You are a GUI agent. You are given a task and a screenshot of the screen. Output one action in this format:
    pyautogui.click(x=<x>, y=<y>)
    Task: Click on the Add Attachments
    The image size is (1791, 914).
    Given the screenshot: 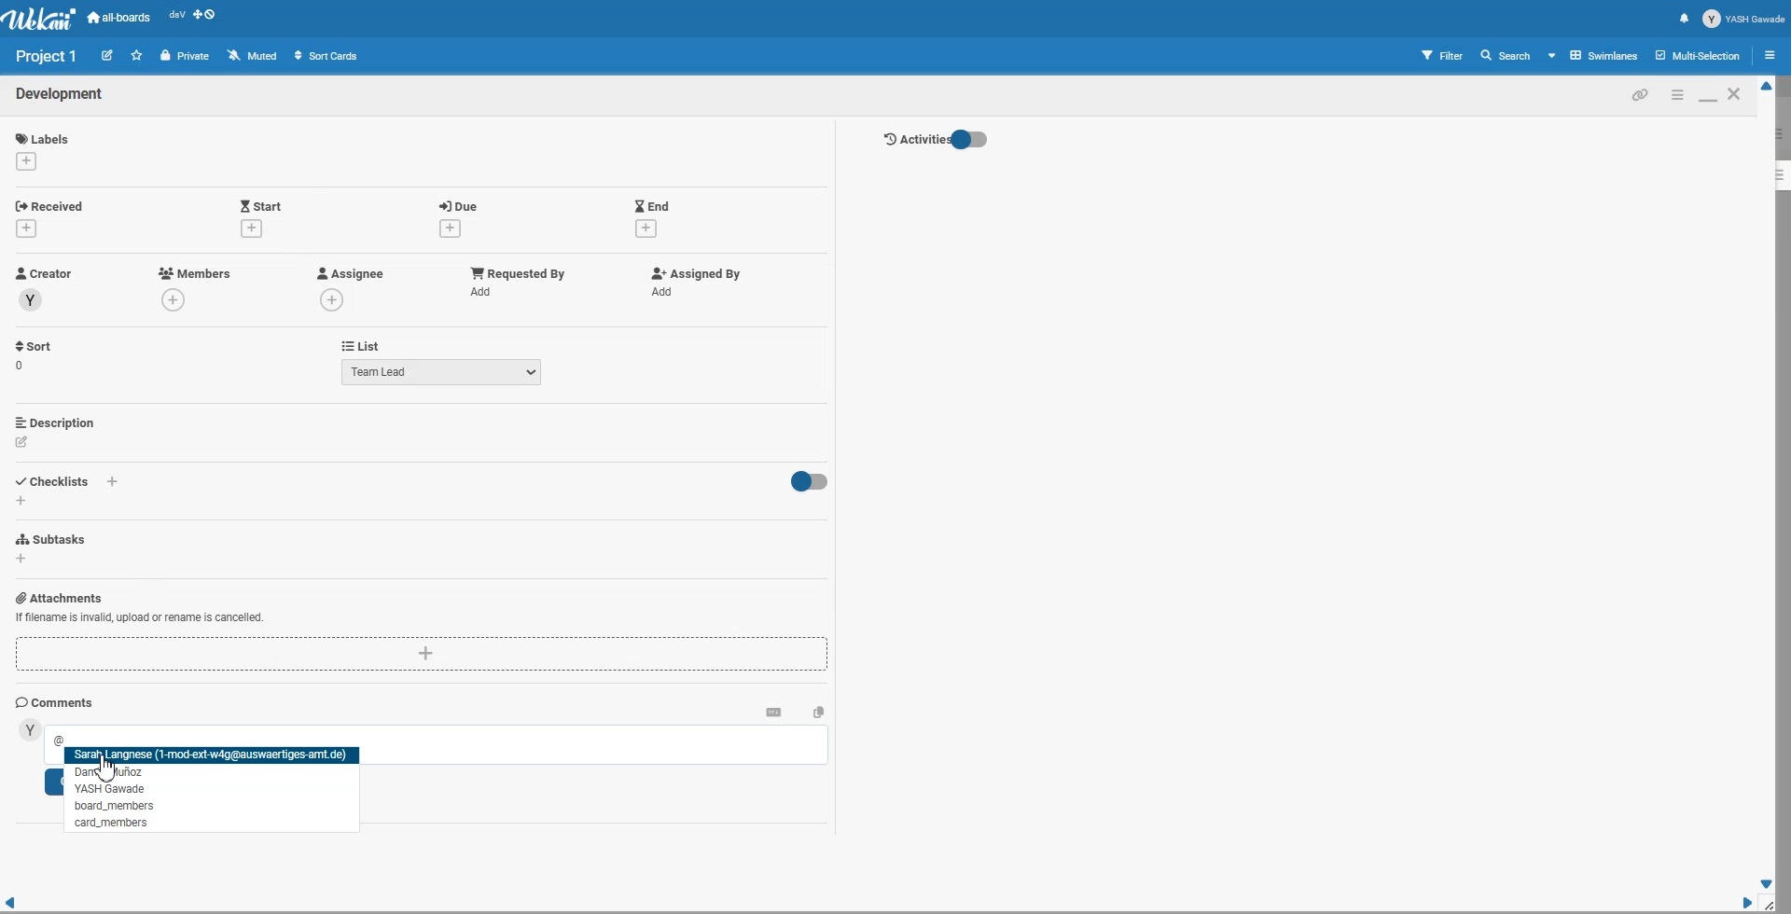 What is the action you would take?
    pyautogui.click(x=423, y=655)
    